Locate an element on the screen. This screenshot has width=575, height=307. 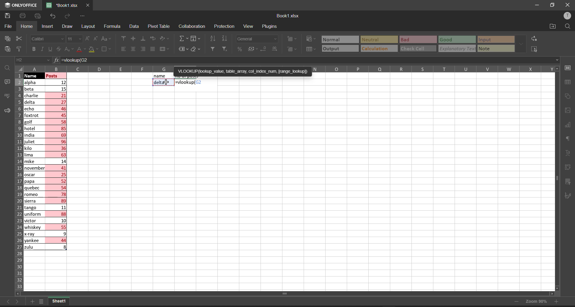
delta is located at coordinates (157, 83).